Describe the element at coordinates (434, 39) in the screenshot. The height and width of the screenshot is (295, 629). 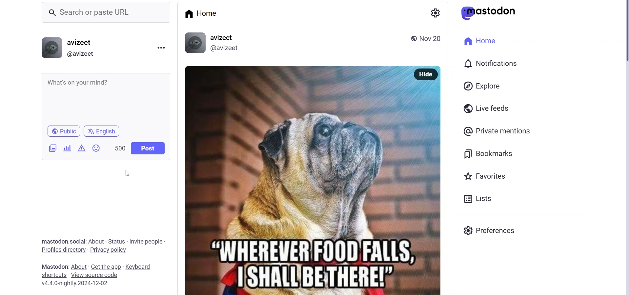
I see `nov 20` at that location.